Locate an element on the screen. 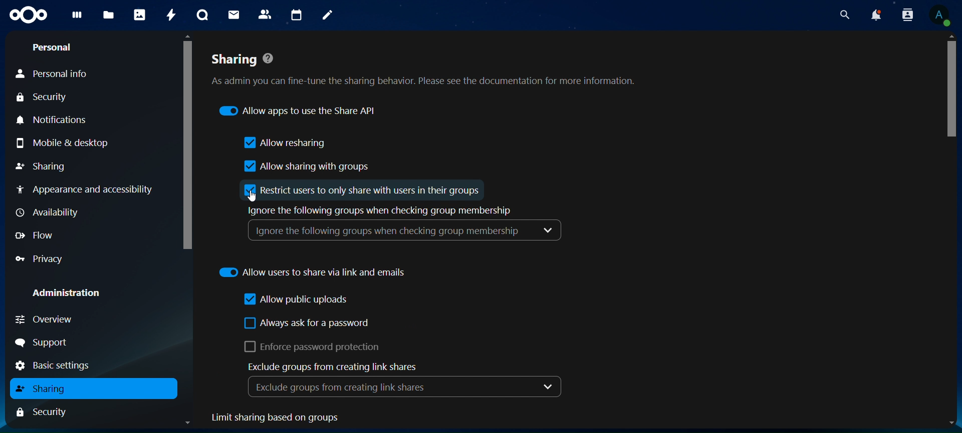  notifications is located at coordinates (874, 14).